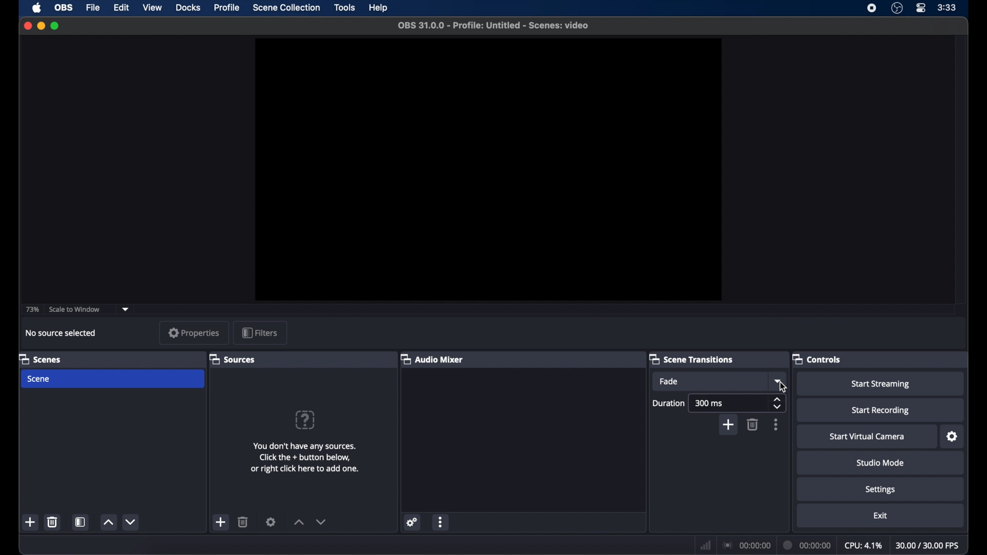  What do you see at coordinates (872, 8) in the screenshot?
I see `screen recording icon` at bounding box center [872, 8].